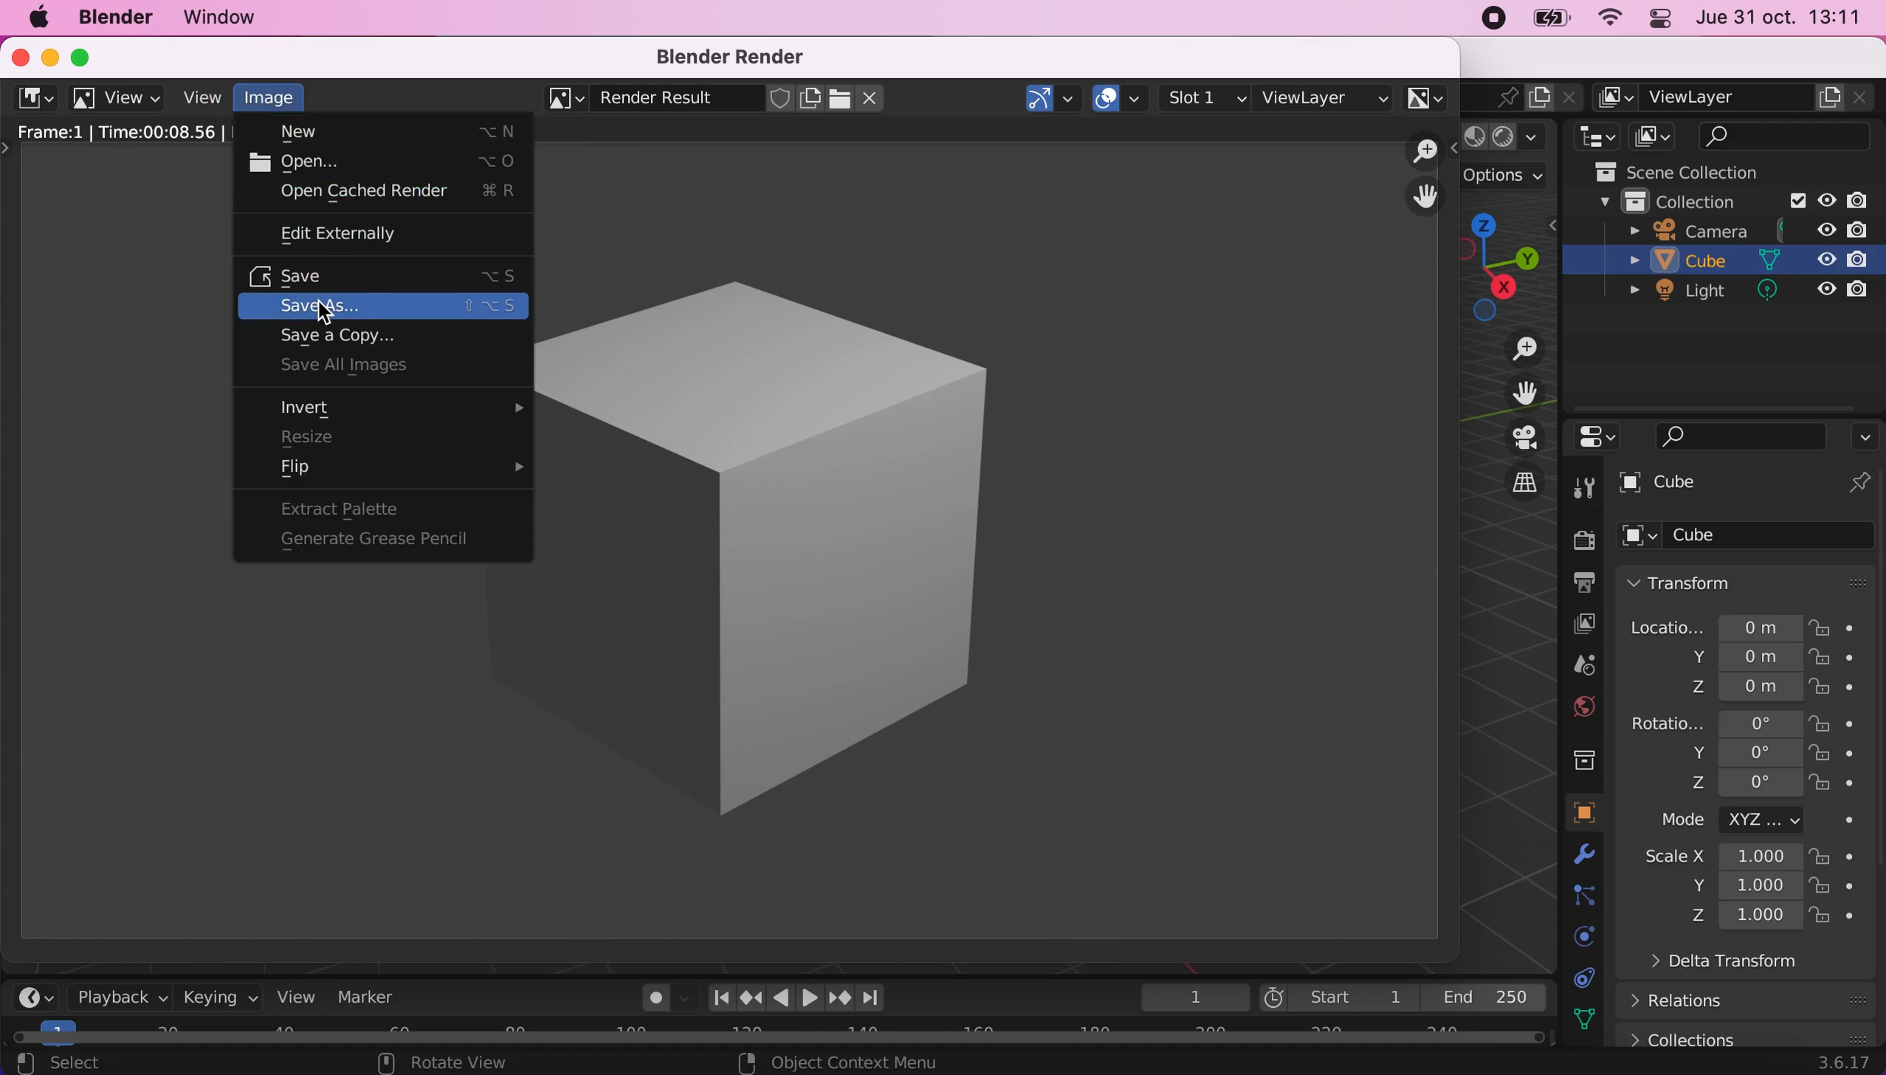 This screenshot has height=1075, width=1886. I want to click on keying, so click(219, 998).